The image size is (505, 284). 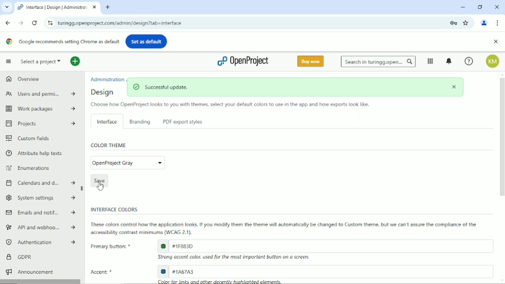 What do you see at coordinates (8, 22) in the screenshot?
I see `Back` at bounding box center [8, 22].